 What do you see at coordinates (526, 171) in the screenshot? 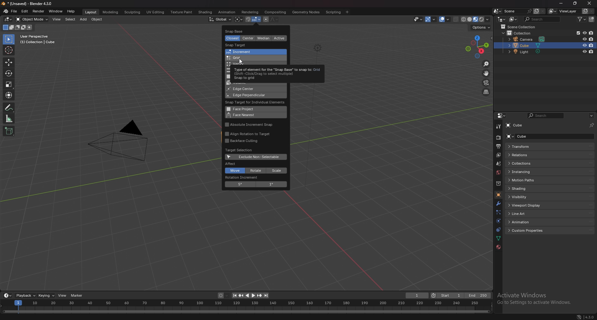
I see `instancing` at bounding box center [526, 171].